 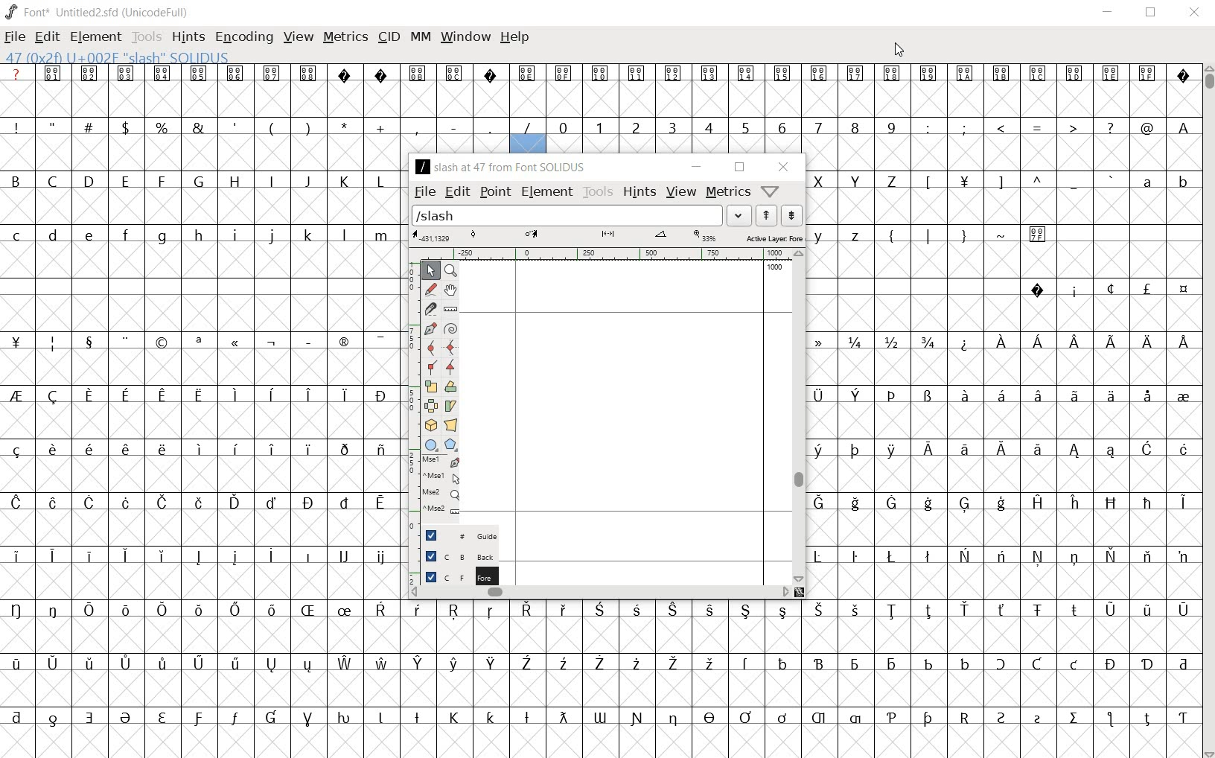 I want to click on metrics, so click(x=728, y=191).